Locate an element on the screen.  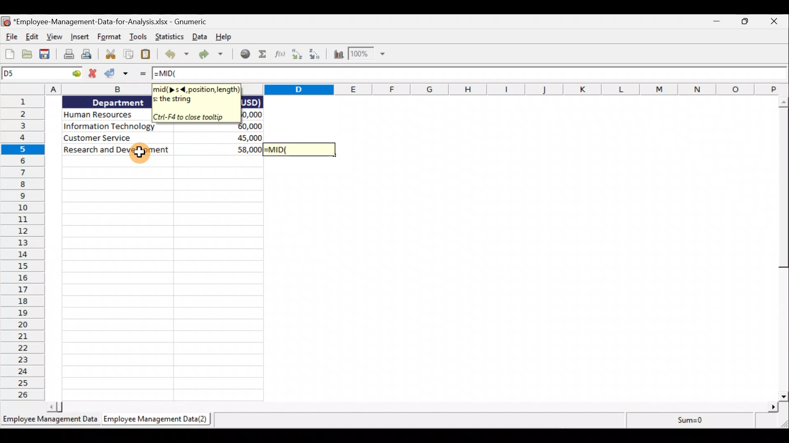
Rows is located at coordinates (22, 249).